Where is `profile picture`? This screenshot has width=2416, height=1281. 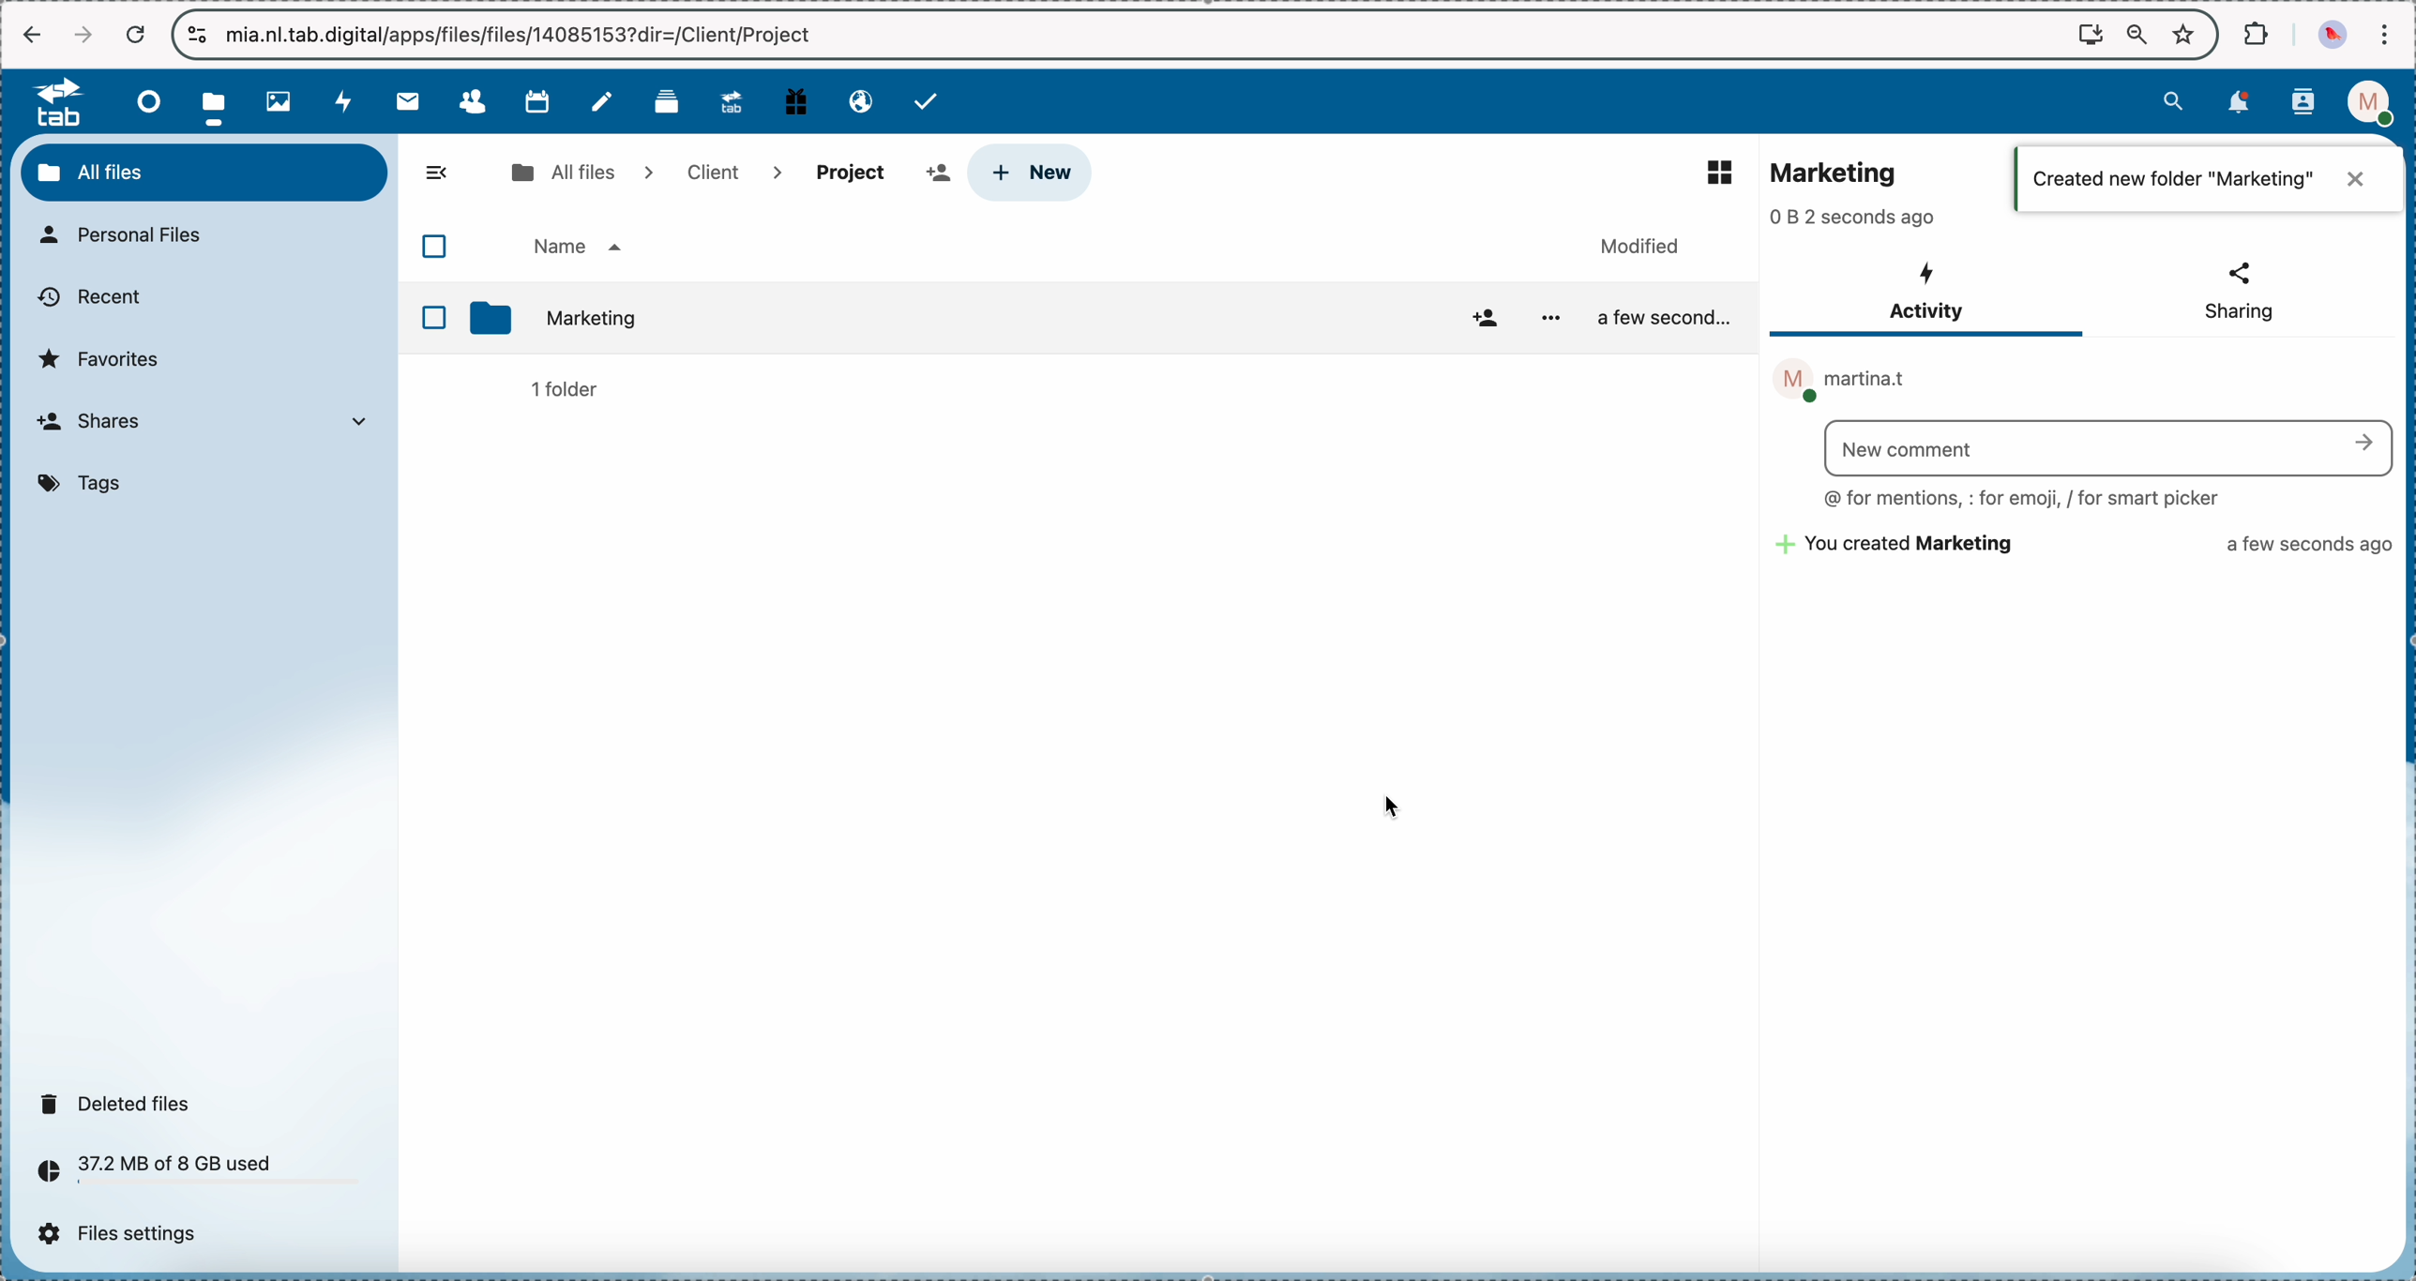
profile picture is located at coordinates (2335, 35).